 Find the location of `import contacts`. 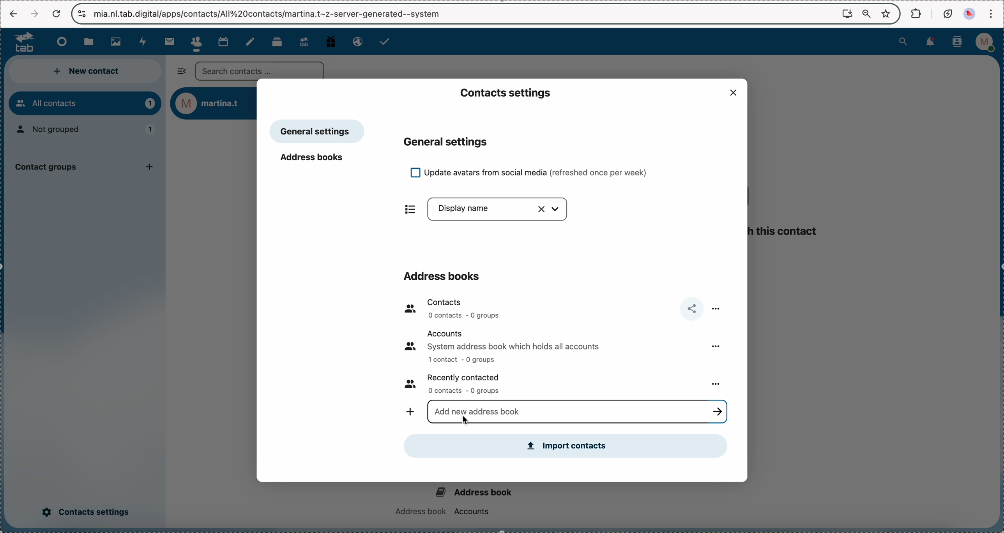

import contacts is located at coordinates (566, 445).